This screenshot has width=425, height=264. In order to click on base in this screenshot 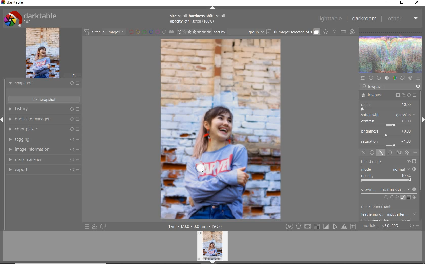, I will do `click(379, 78)`.